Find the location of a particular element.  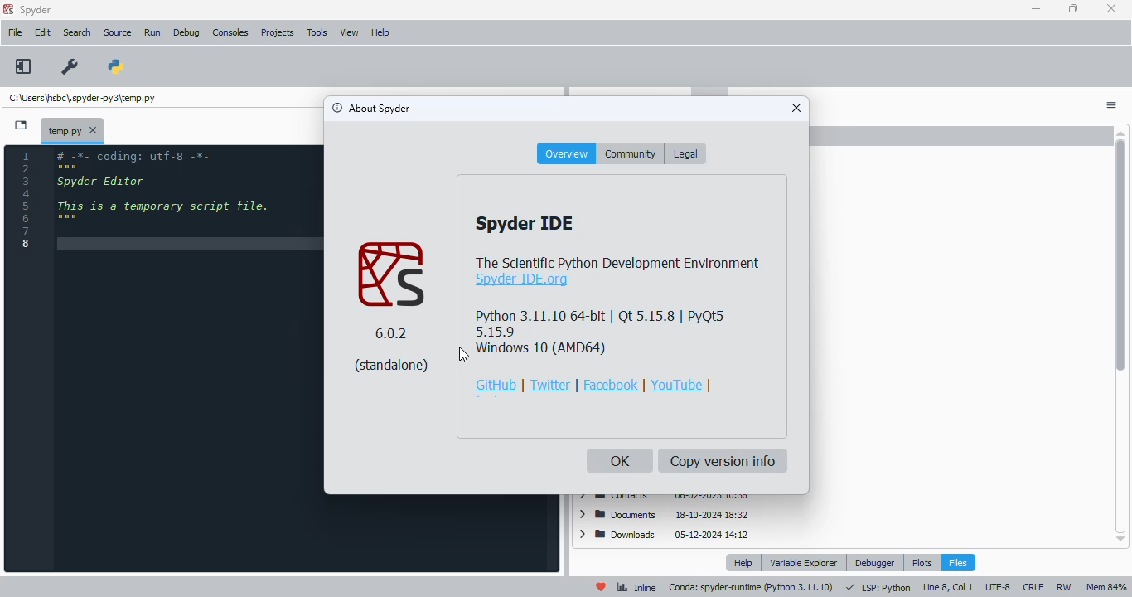

CRLF is located at coordinates (1033, 587).